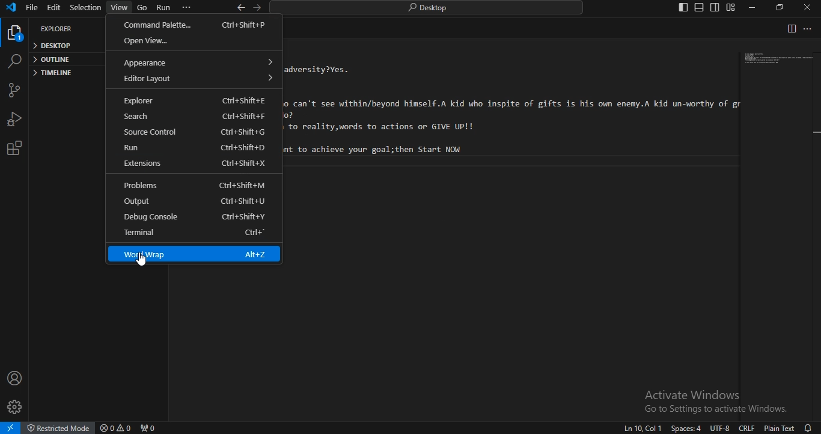  Describe the element at coordinates (201, 61) in the screenshot. I see `appearance` at that location.